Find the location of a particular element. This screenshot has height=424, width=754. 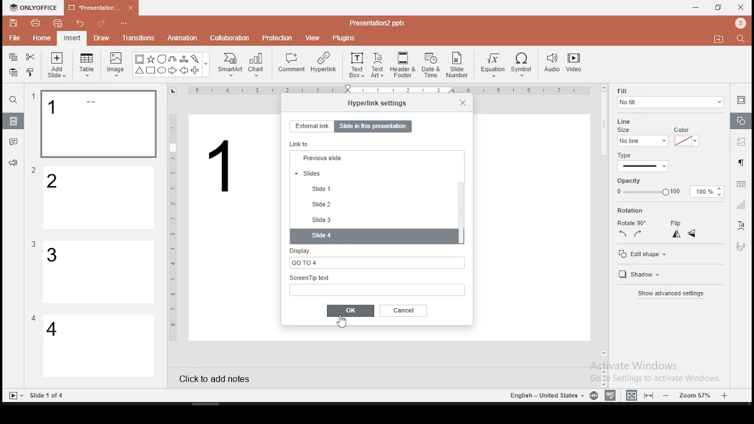

rotate 90 counterclockwise is located at coordinates (623, 233).